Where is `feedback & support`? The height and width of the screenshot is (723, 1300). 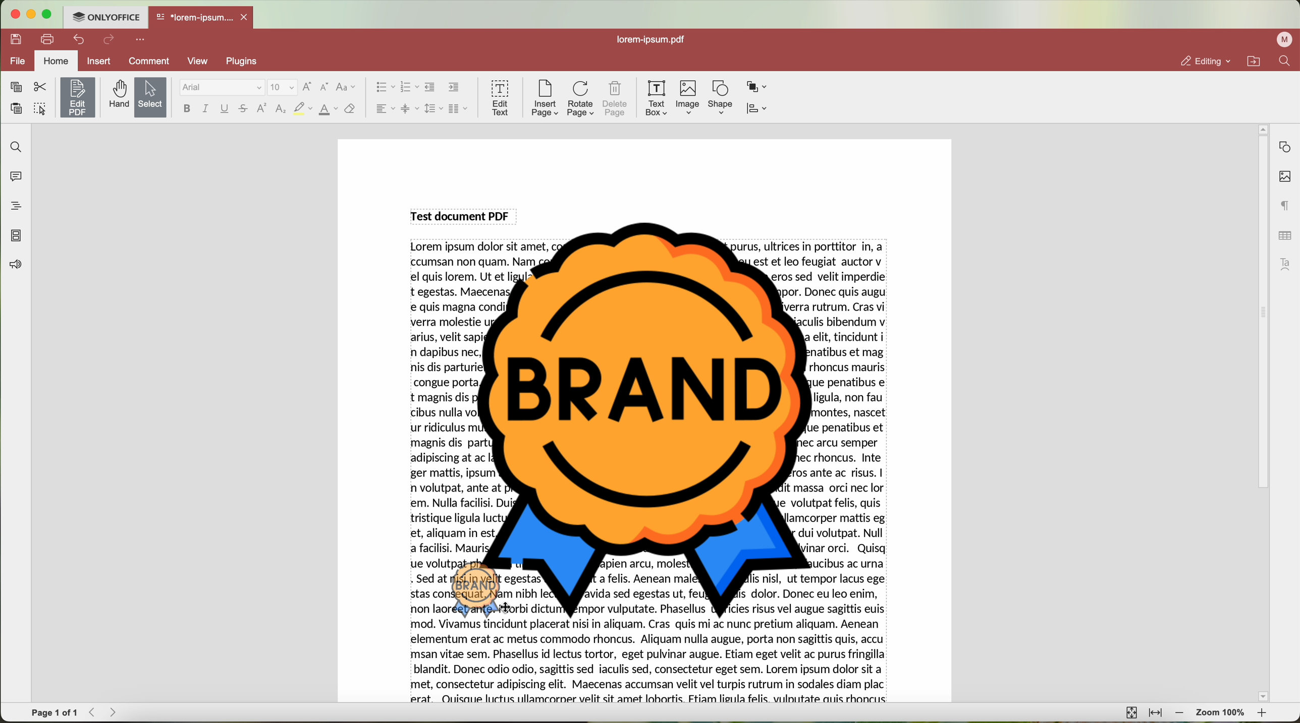
feedback & support is located at coordinates (15, 266).